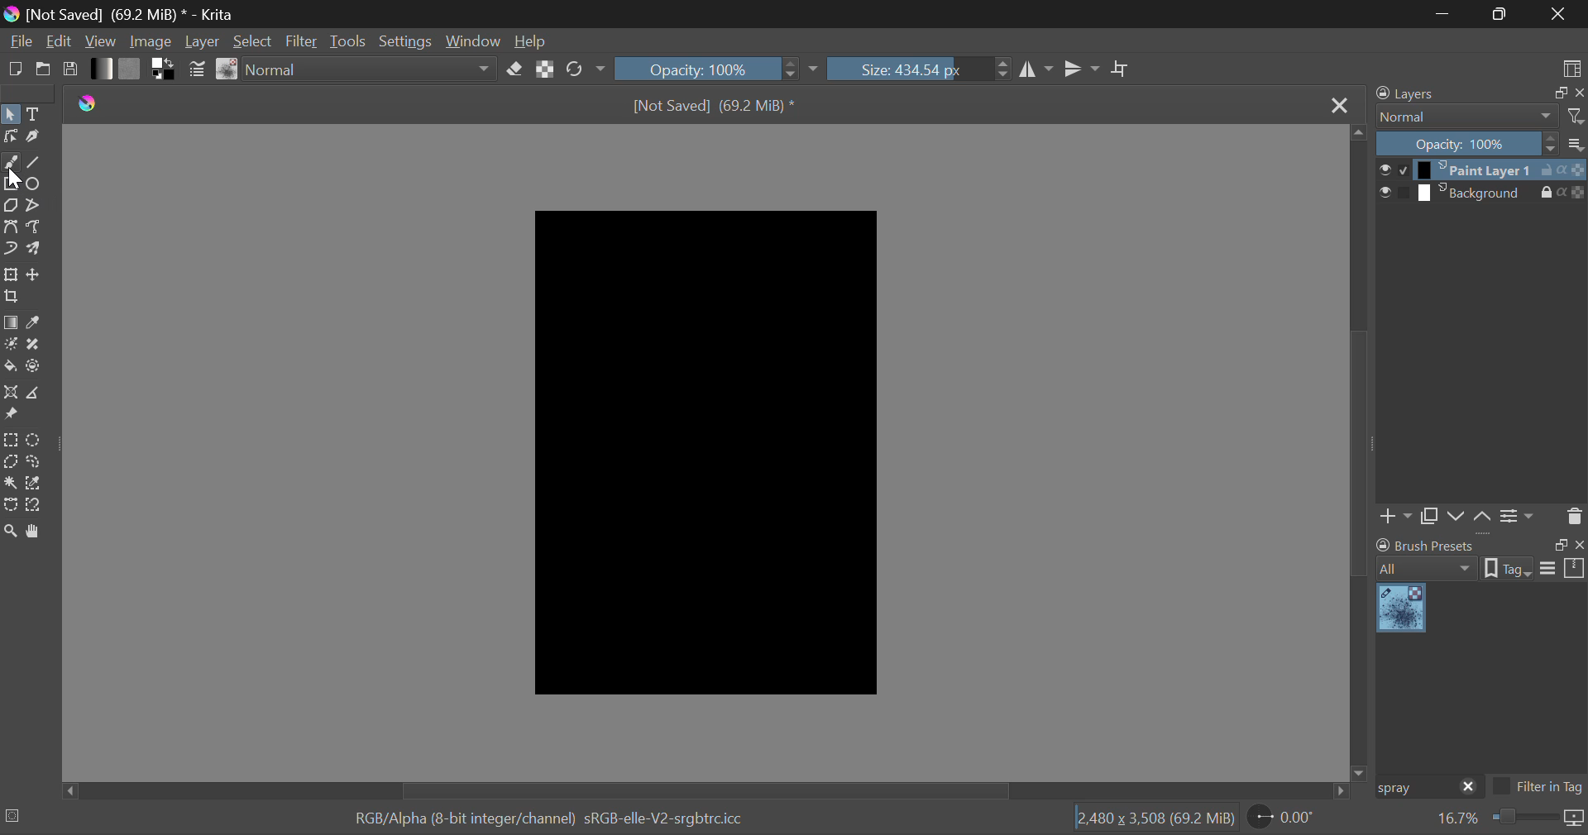 The width and height of the screenshot is (1588, 835). What do you see at coordinates (34, 348) in the screenshot?
I see `Smart Patch Tool` at bounding box center [34, 348].